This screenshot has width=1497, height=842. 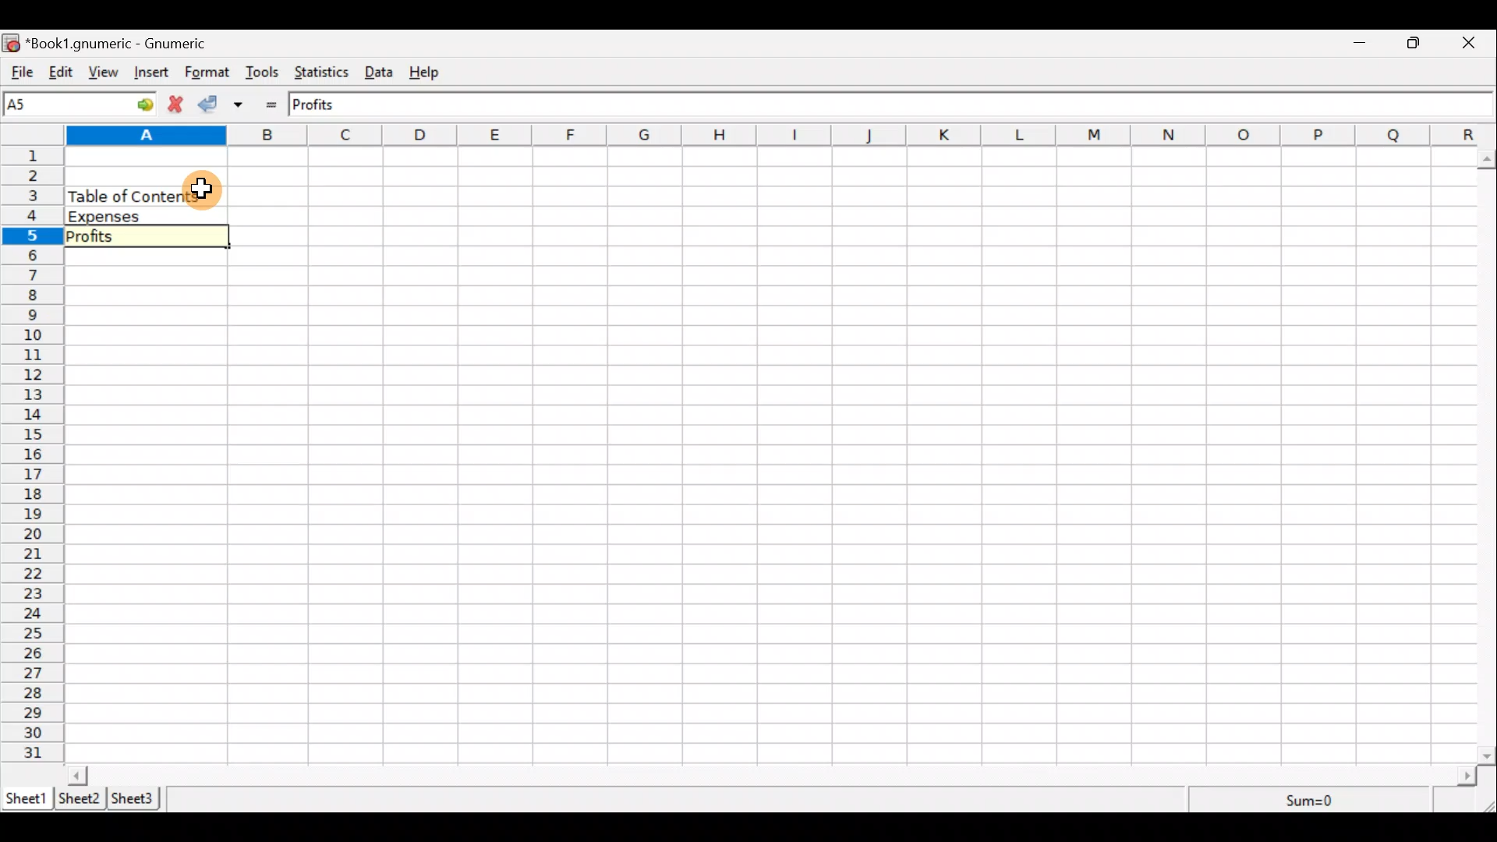 What do you see at coordinates (179, 106) in the screenshot?
I see `Cancel change` at bounding box center [179, 106].